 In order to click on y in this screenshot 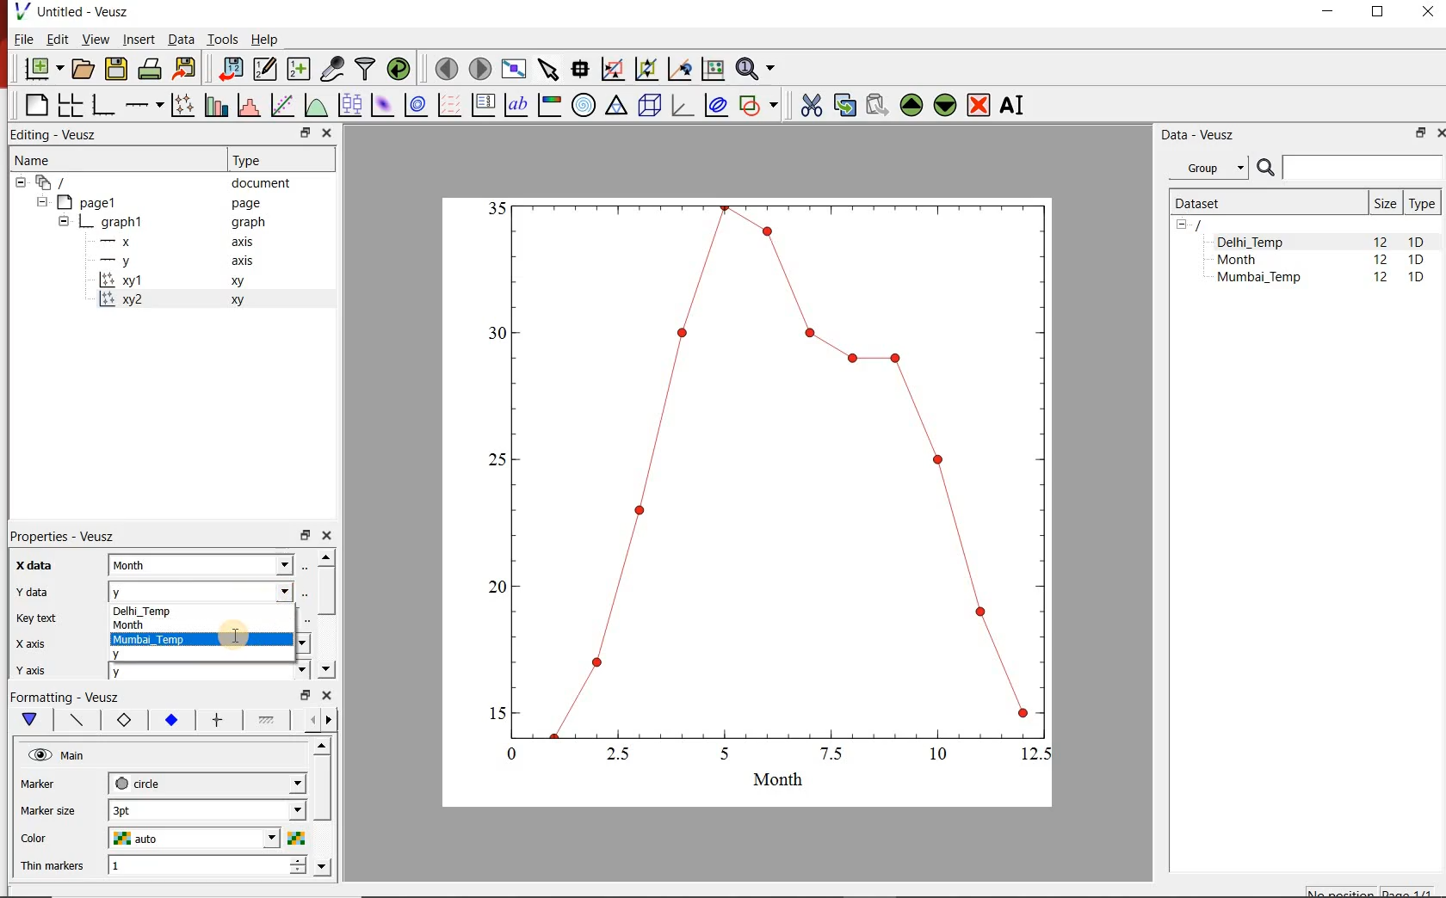, I will do `click(158, 656)`.